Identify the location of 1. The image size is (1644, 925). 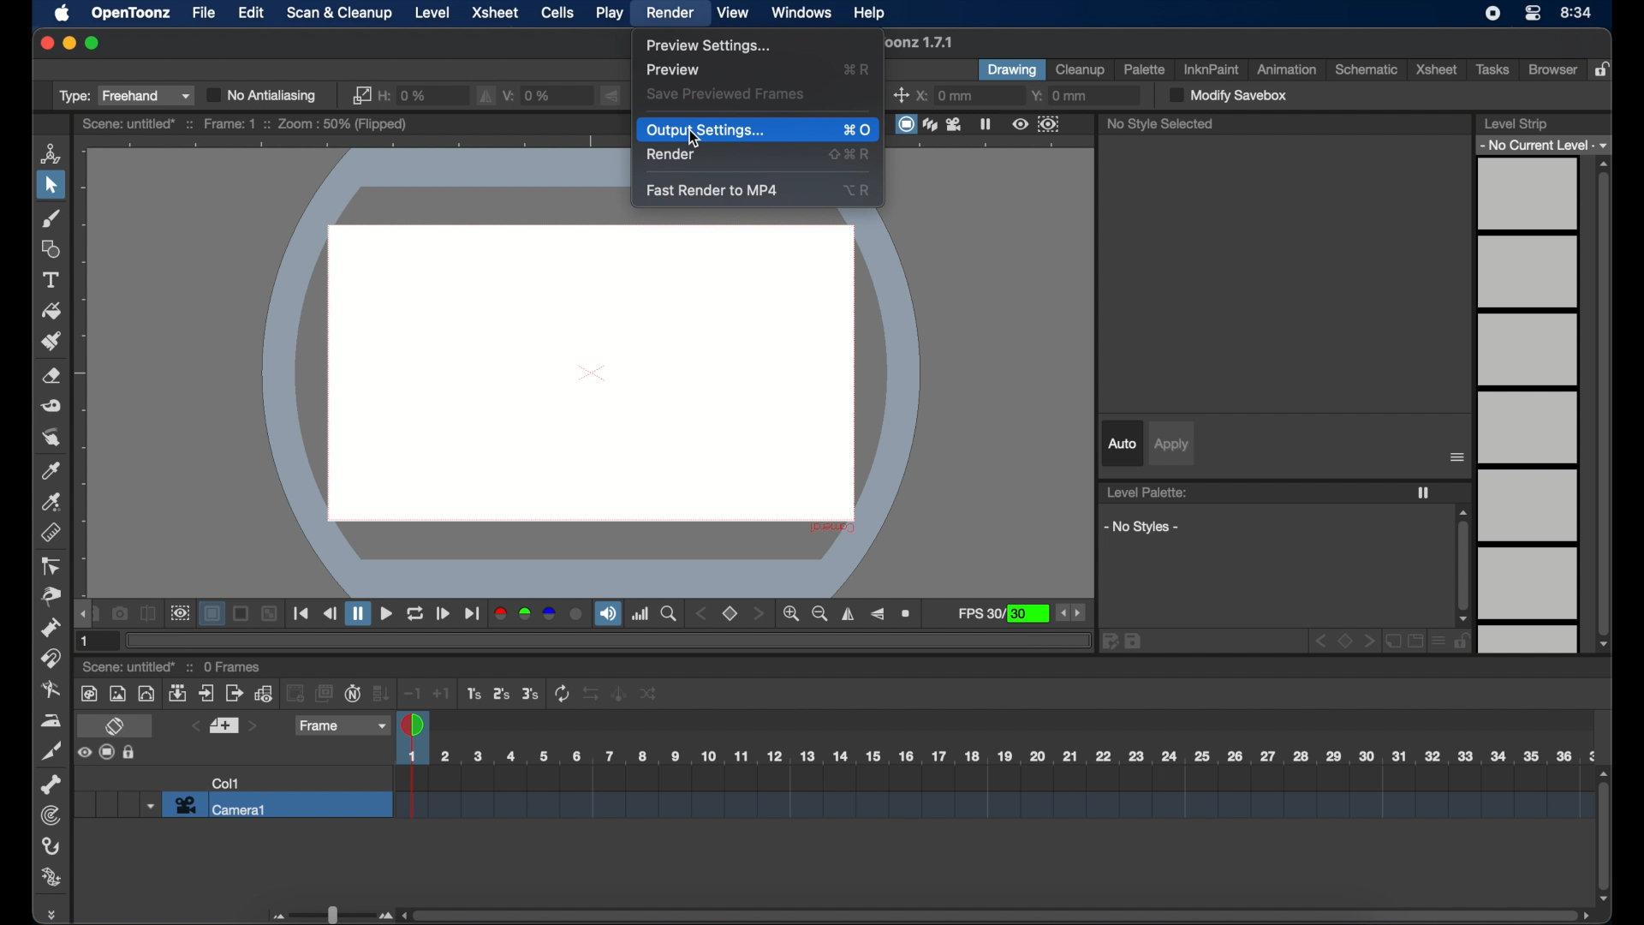
(86, 642).